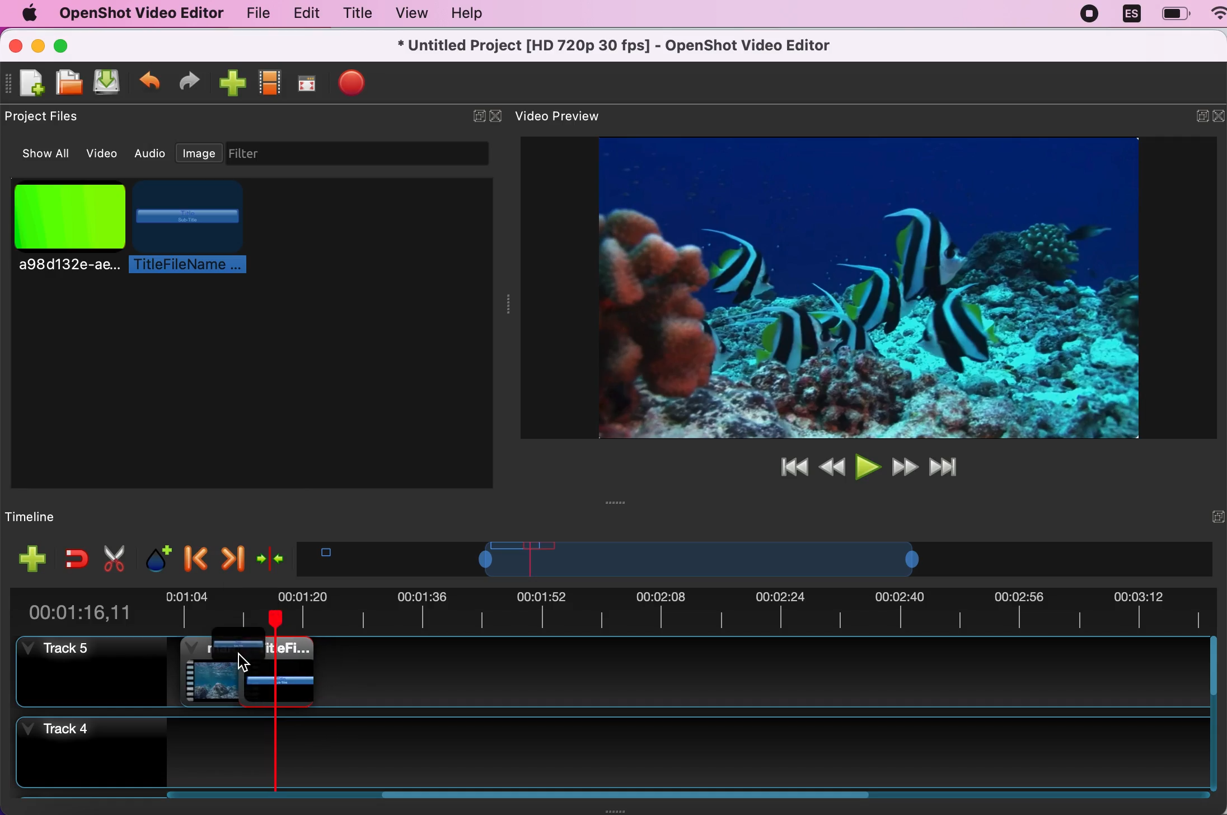  What do you see at coordinates (193, 557) in the screenshot?
I see `previous marker` at bounding box center [193, 557].